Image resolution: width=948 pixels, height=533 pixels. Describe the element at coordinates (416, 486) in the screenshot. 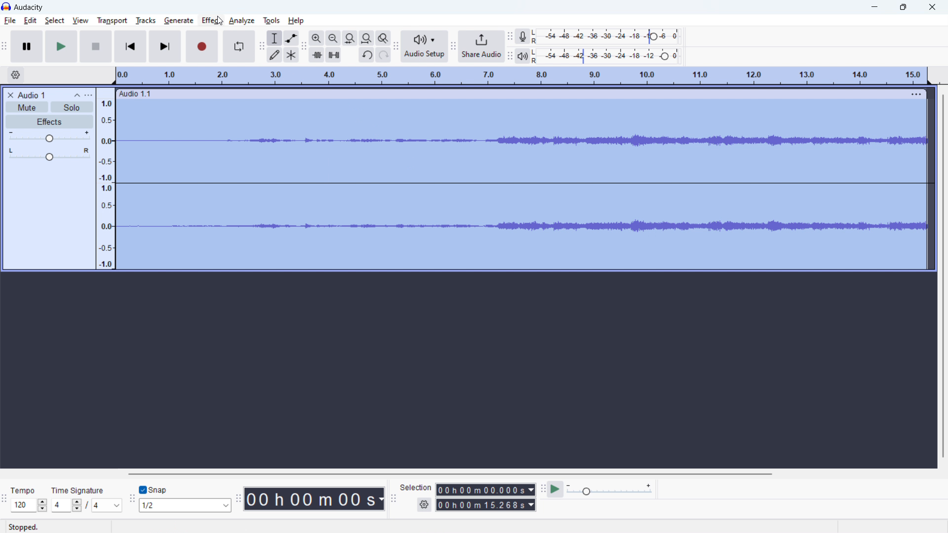

I see `Selection` at that location.